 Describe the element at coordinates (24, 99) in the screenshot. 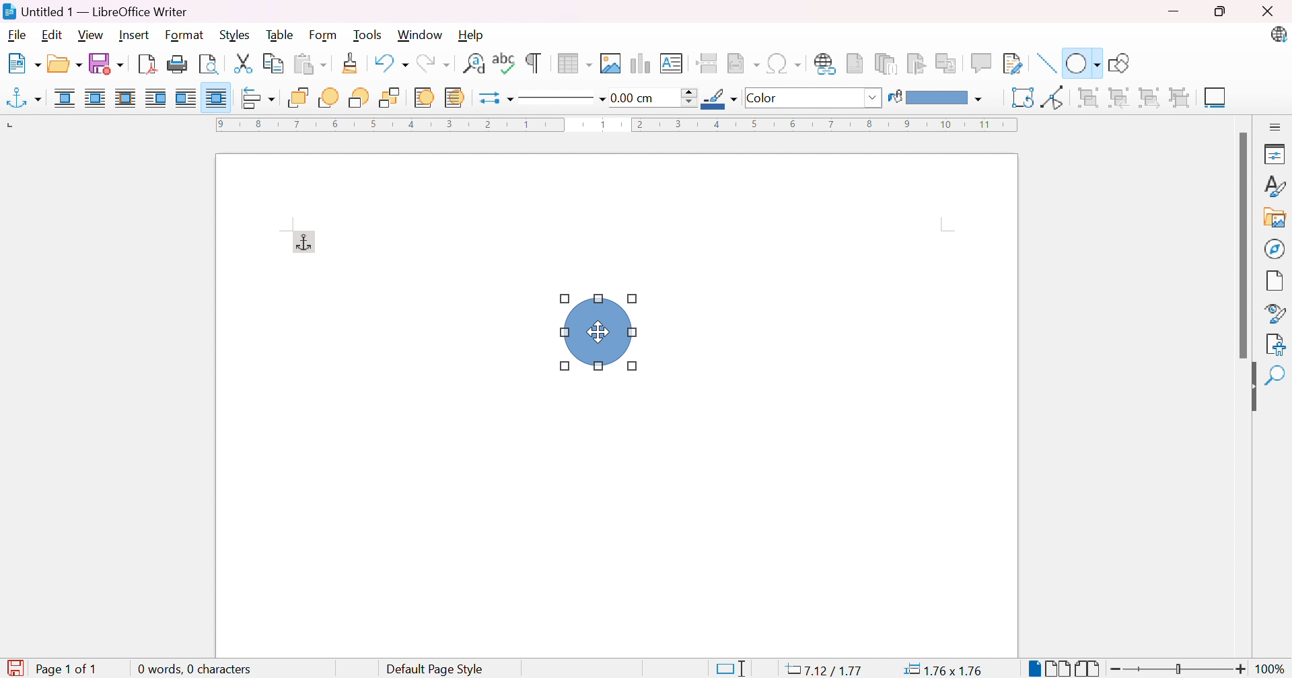

I see `Select anchor for object` at that location.